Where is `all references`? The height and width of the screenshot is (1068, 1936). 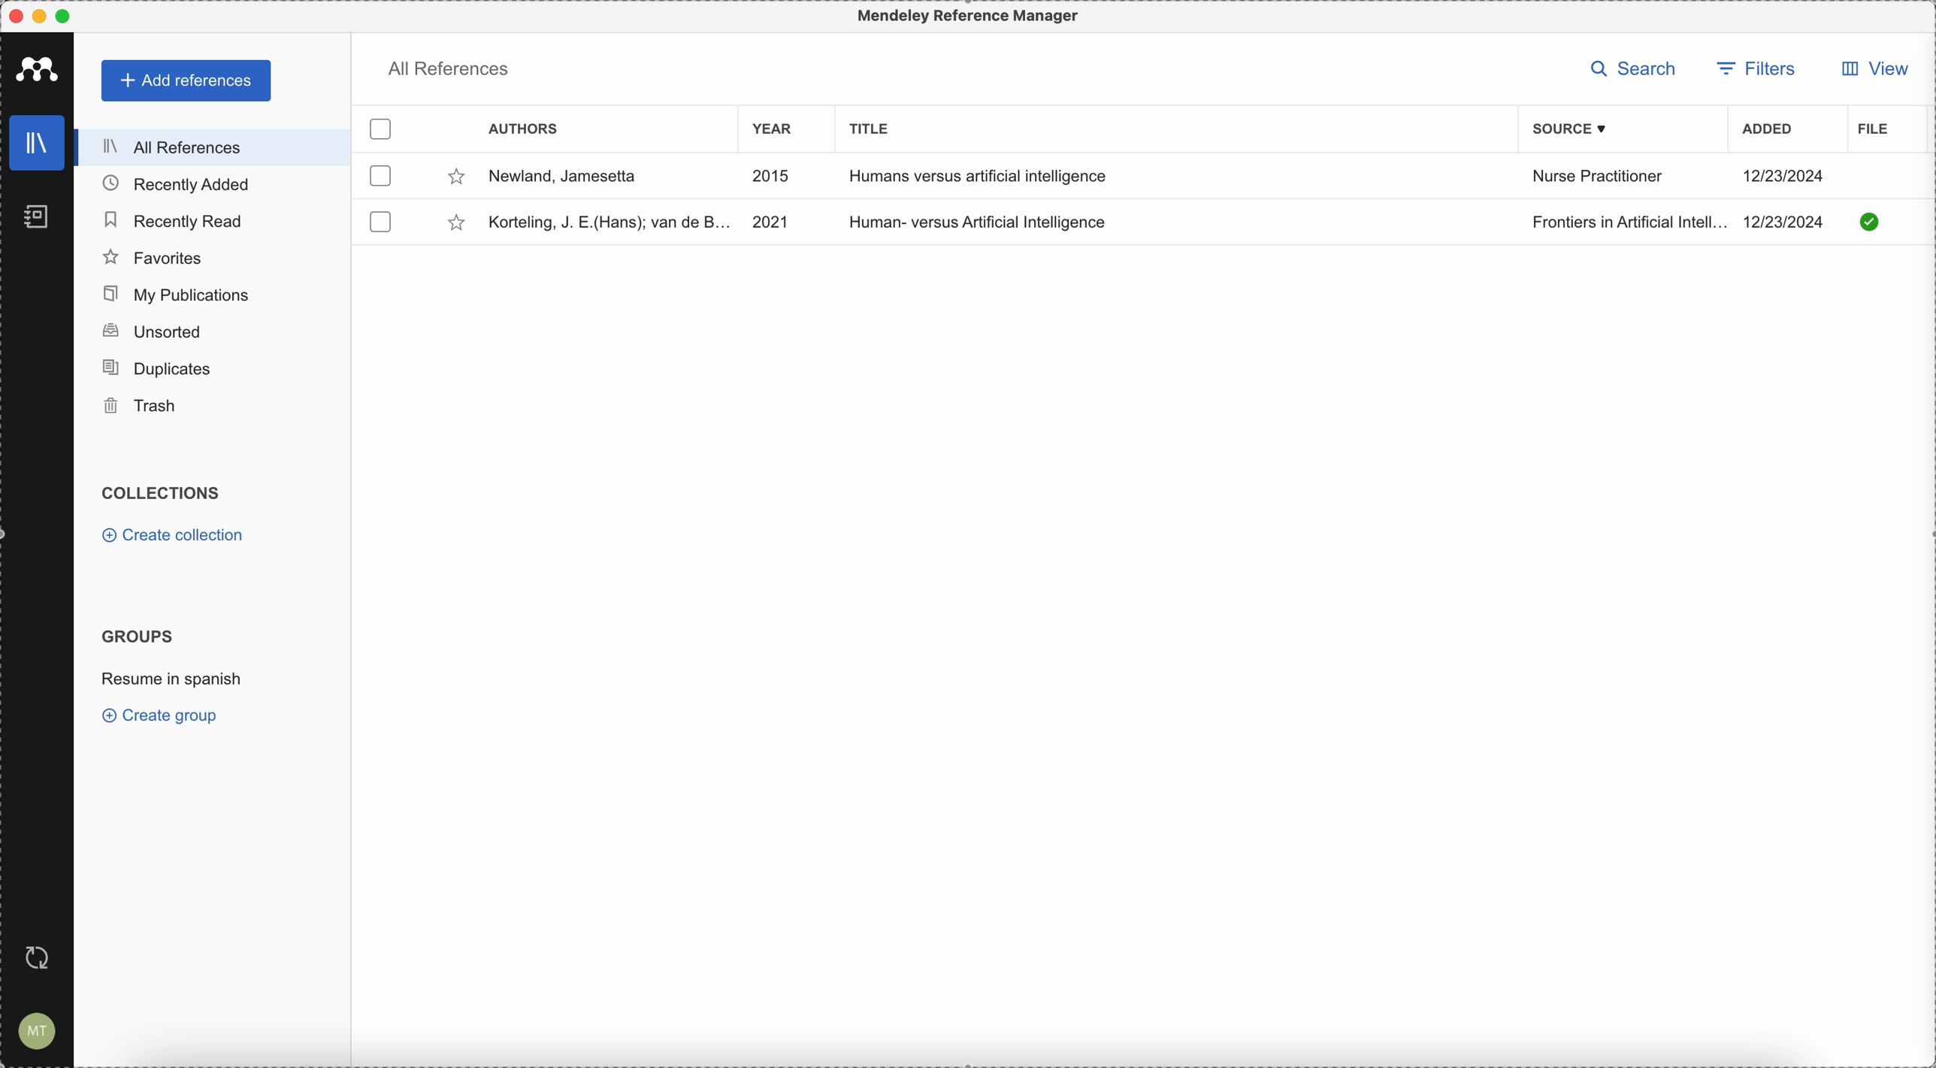 all references is located at coordinates (213, 146).